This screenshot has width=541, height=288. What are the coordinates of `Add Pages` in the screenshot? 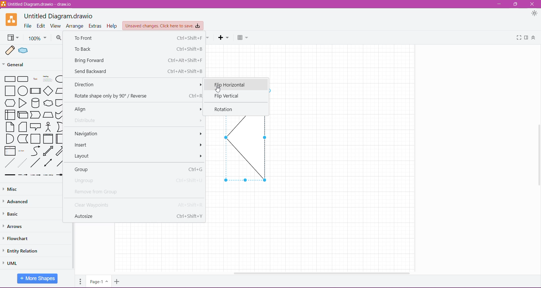 It's located at (117, 282).